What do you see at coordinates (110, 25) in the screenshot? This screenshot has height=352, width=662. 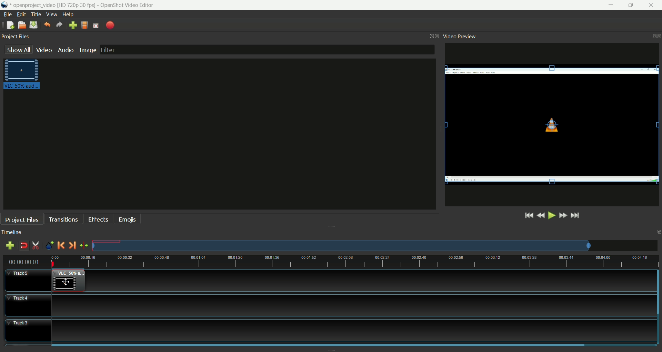 I see `export video` at bounding box center [110, 25].